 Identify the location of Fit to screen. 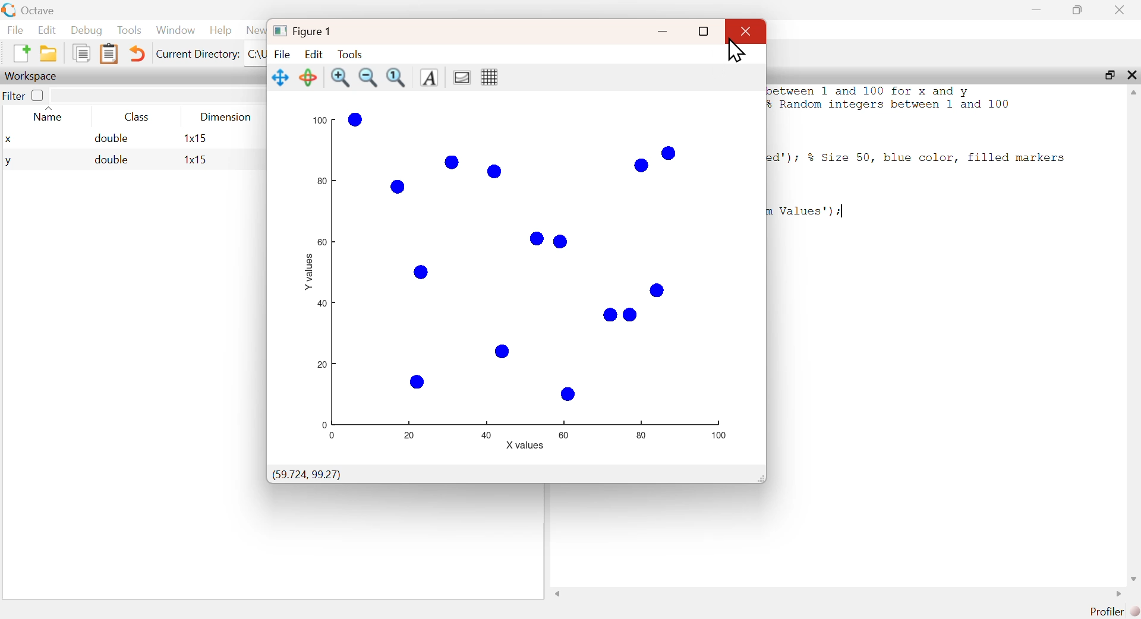
(397, 78).